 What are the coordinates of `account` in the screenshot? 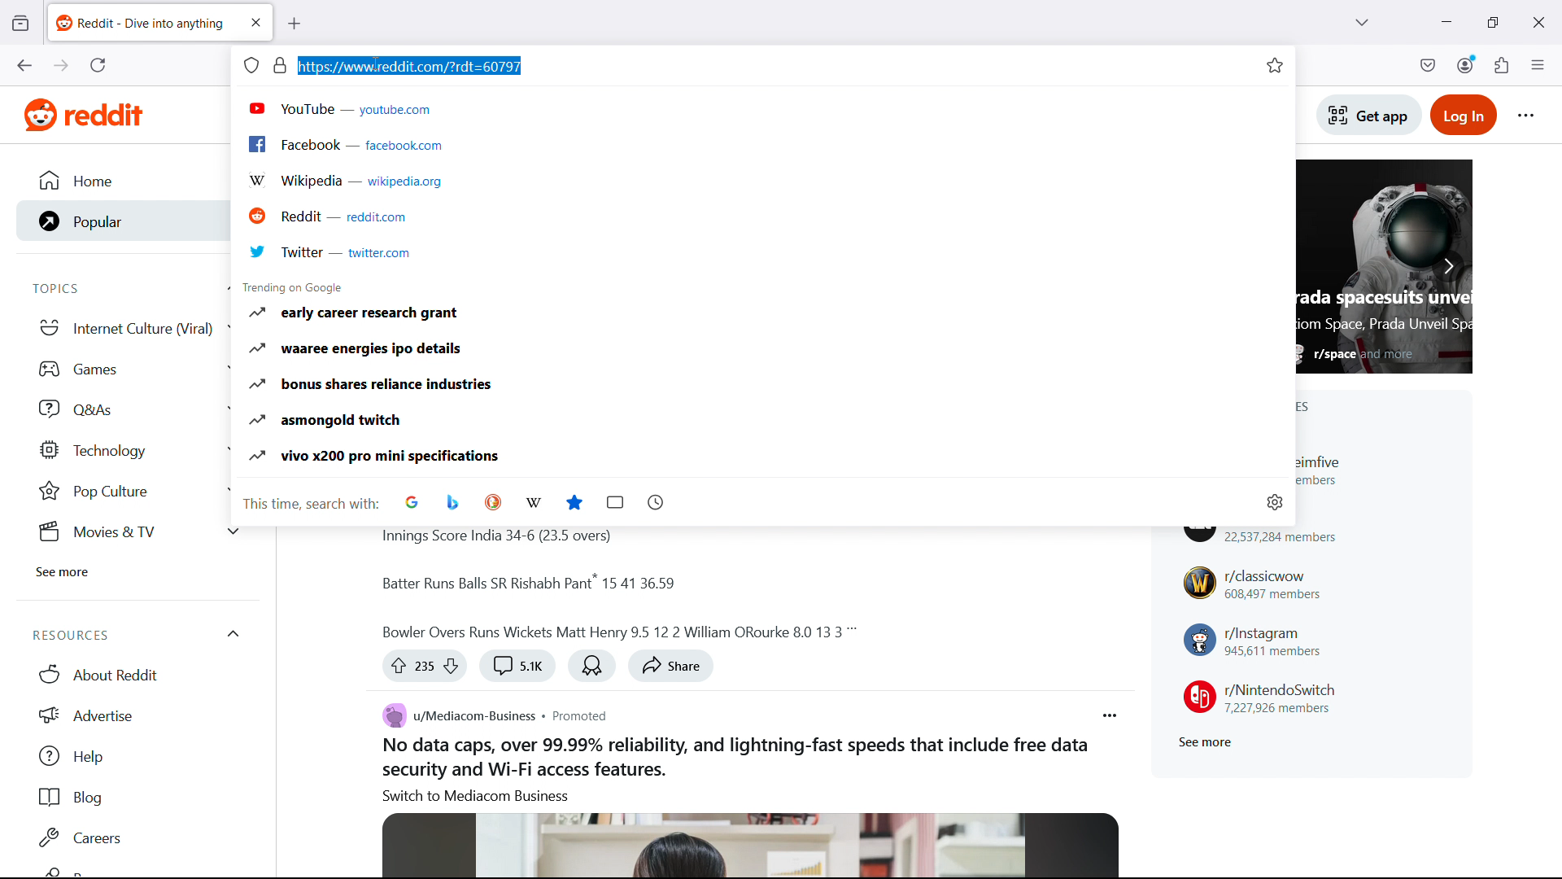 It's located at (1467, 63).